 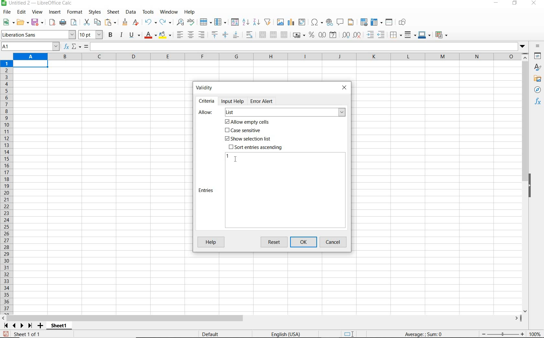 What do you see at coordinates (363, 22) in the screenshot?
I see `define print area` at bounding box center [363, 22].